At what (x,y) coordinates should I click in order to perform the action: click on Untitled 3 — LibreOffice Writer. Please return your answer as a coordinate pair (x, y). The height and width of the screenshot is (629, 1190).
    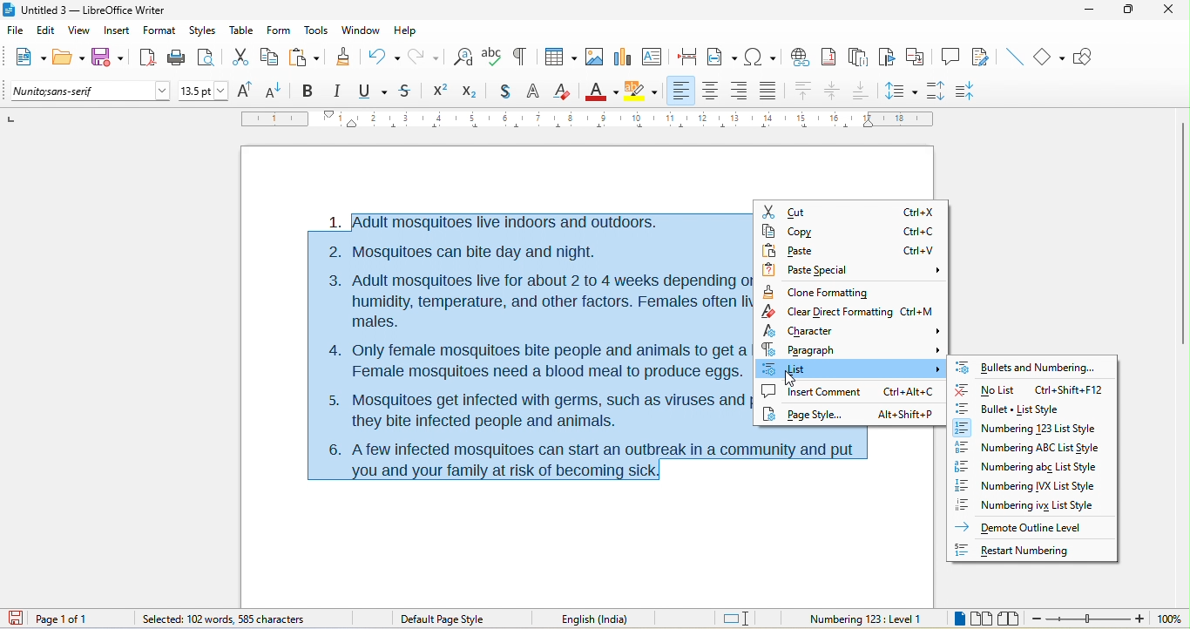
    Looking at the image, I should click on (91, 10).